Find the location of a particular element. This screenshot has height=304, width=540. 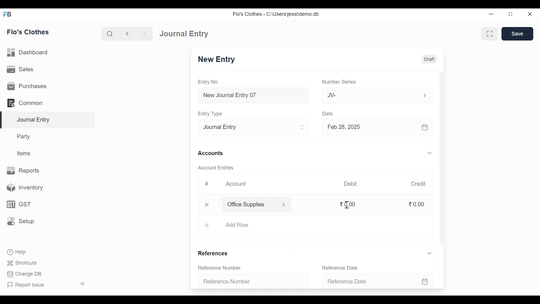

Expand is located at coordinates (424, 95).